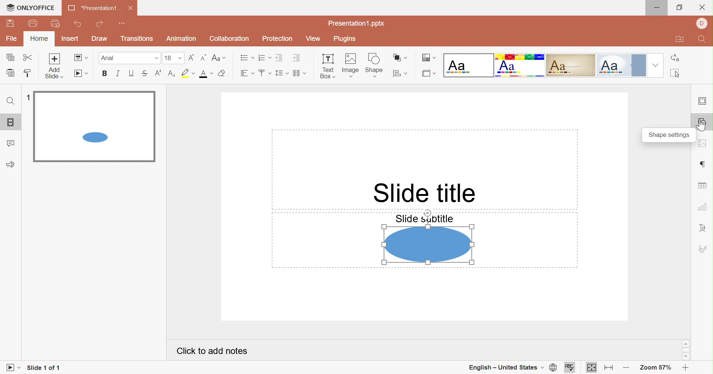 This screenshot has height=374, width=713. What do you see at coordinates (130, 73) in the screenshot?
I see `Underline` at bounding box center [130, 73].